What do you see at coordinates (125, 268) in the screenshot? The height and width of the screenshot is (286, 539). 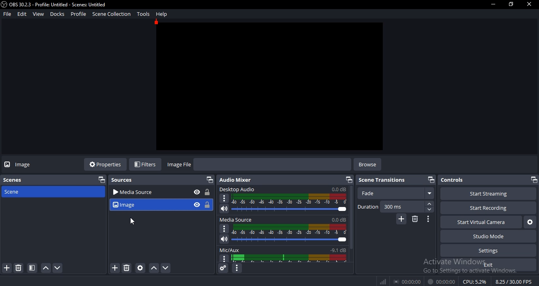 I see `remove sources` at bounding box center [125, 268].